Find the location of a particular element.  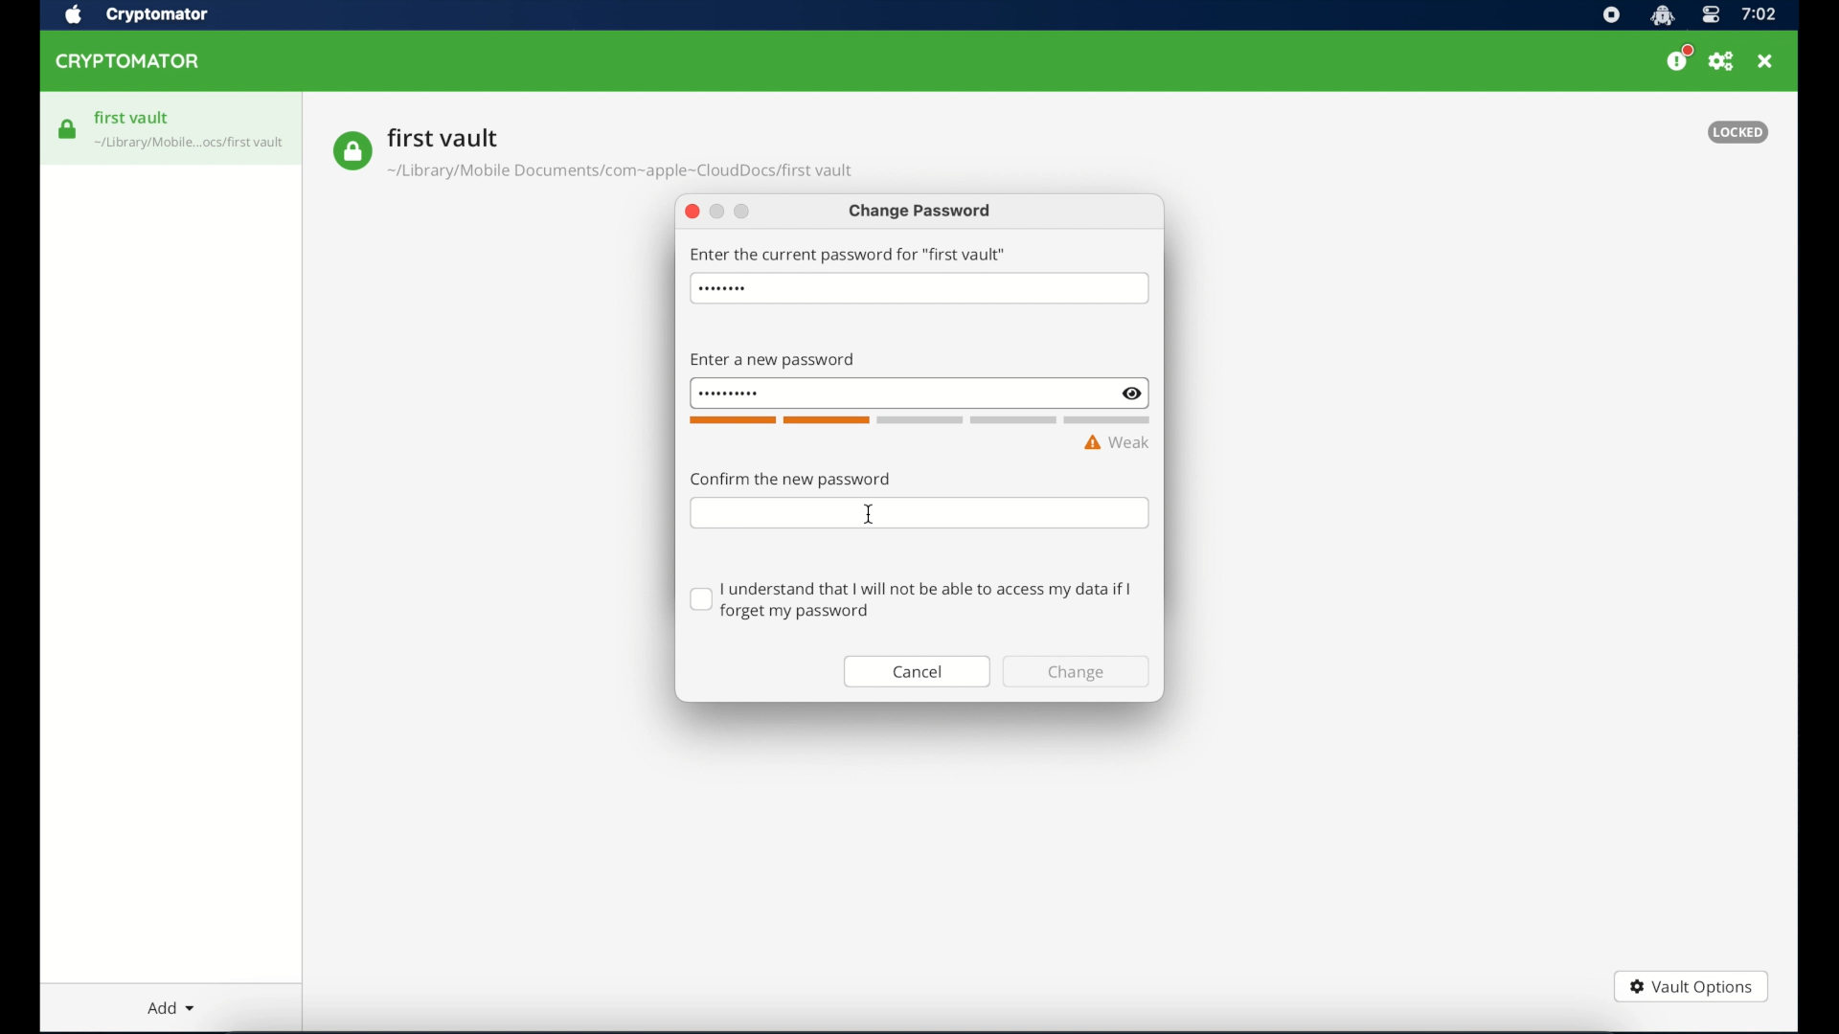

change password is located at coordinates (921, 213).